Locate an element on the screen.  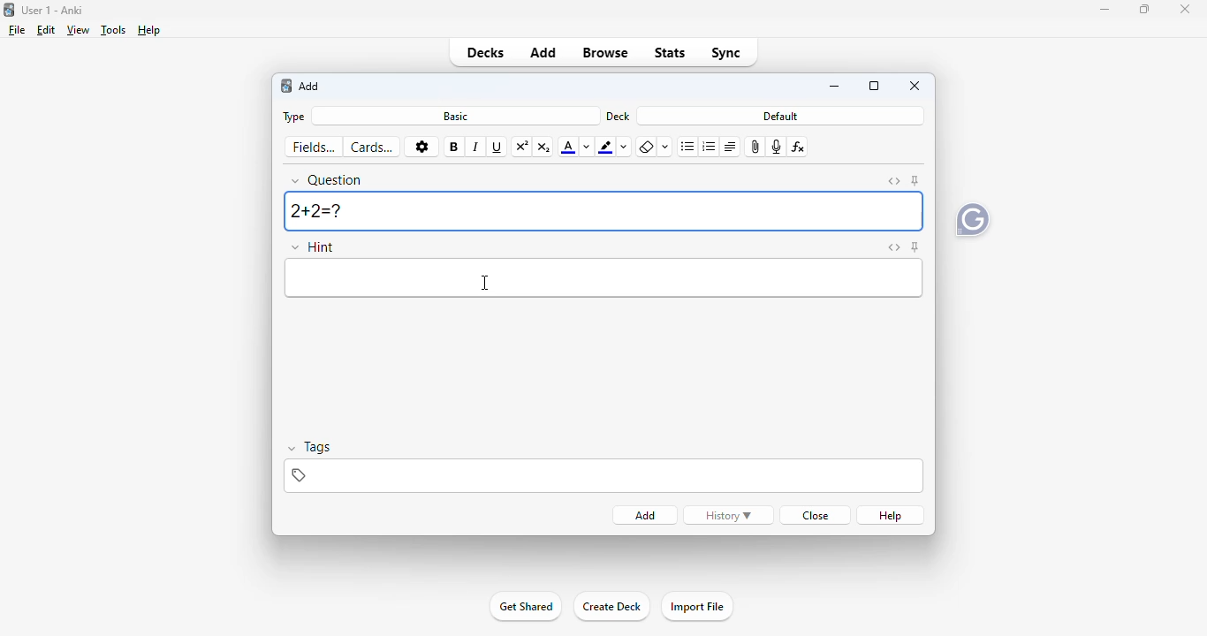
remove formatting is located at coordinates (648, 147).